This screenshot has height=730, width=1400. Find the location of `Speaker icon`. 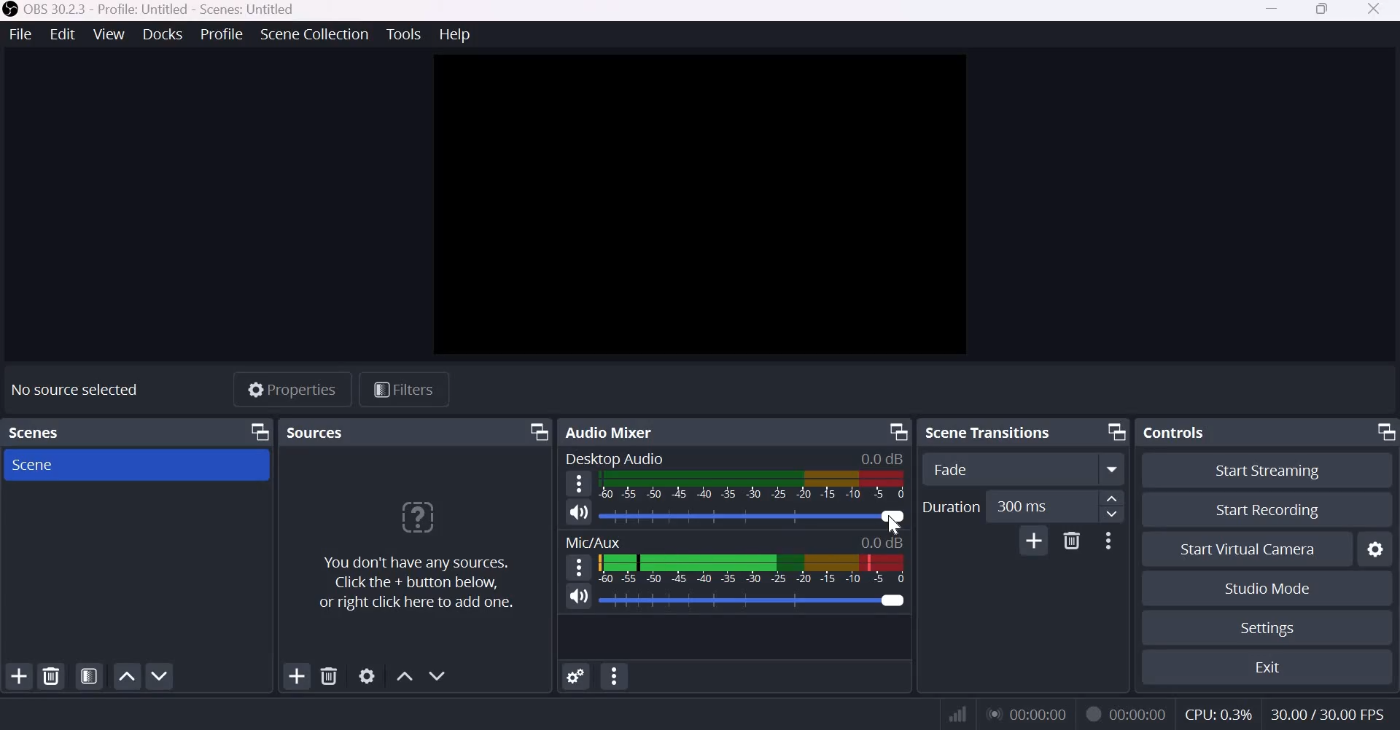

Speaker icon is located at coordinates (577, 597).